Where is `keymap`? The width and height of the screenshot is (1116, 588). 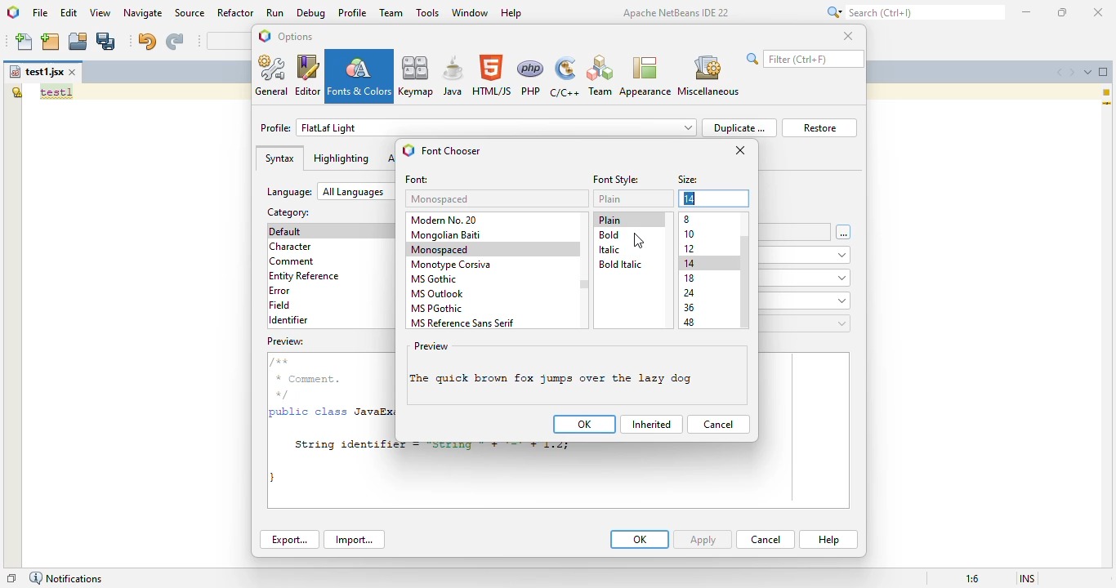
keymap is located at coordinates (416, 75).